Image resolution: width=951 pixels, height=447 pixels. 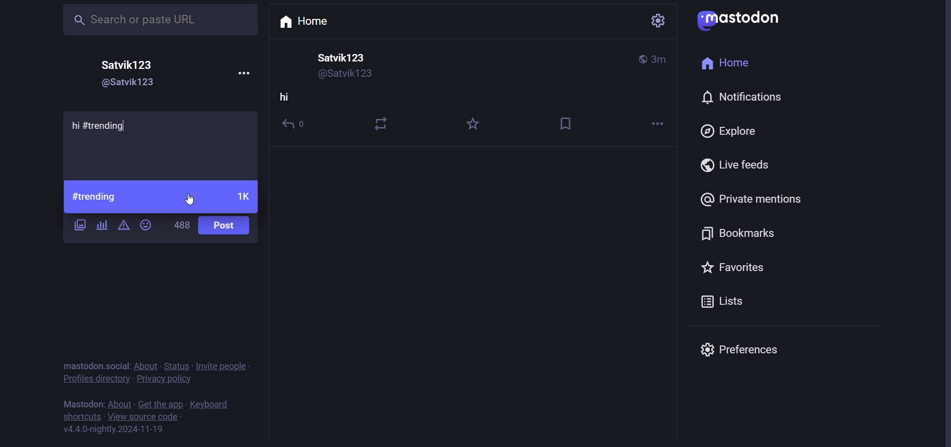 What do you see at coordinates (158, 20) in the screenshot?
I see `search` at bounding box center [158, 20].